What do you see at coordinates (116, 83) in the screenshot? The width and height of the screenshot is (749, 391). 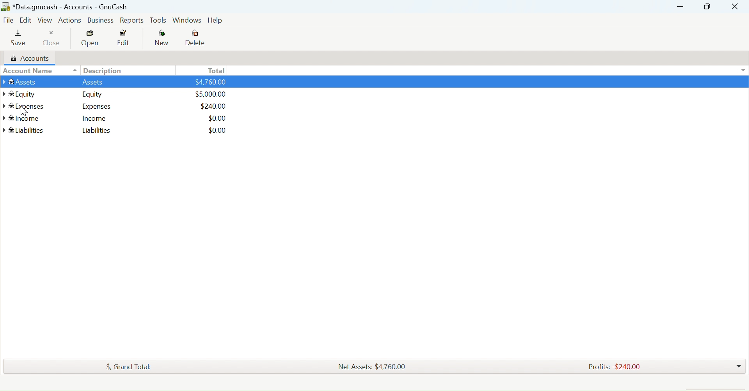 I see `Assets Assets $4,760` at bounding box center [116, 83].